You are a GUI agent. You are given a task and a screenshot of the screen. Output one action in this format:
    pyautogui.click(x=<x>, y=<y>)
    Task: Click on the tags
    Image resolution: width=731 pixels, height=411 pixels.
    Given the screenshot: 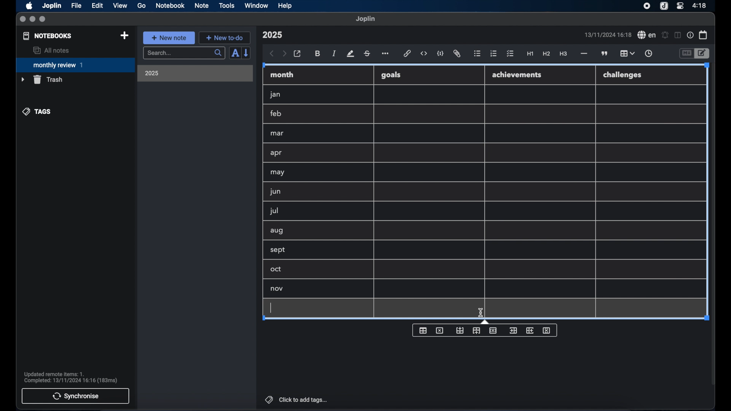 What is the action you would take?
    pyautogui.click(x=37, y=112)
    